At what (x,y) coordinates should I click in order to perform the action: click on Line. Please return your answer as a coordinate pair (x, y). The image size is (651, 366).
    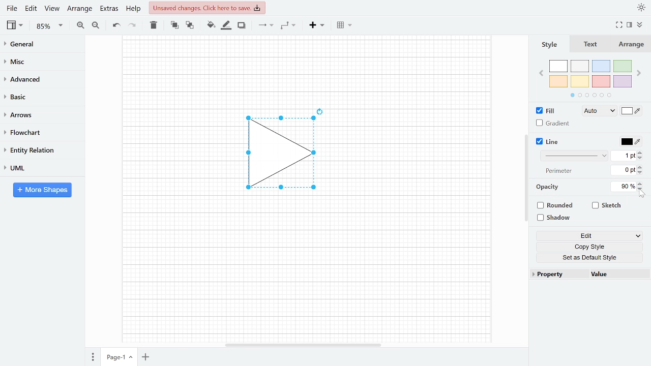
    Looking at the image, I should click on (548, 142).